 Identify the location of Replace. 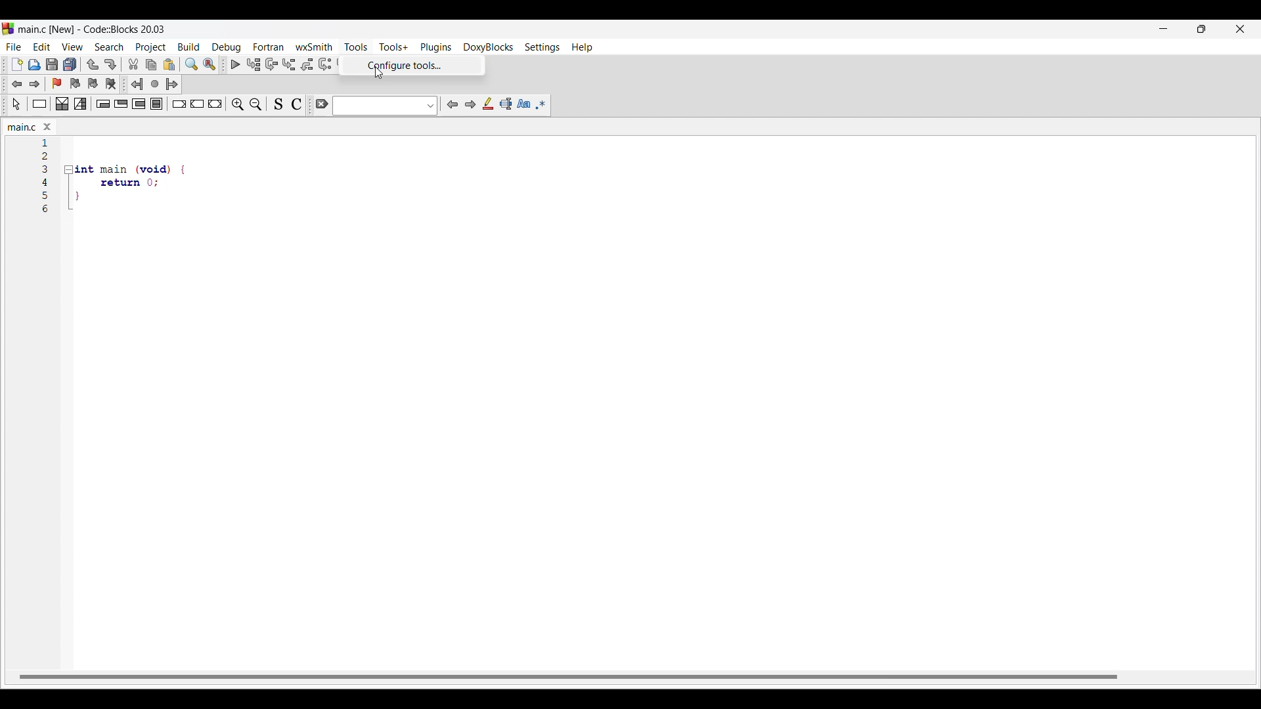
(210, 64).